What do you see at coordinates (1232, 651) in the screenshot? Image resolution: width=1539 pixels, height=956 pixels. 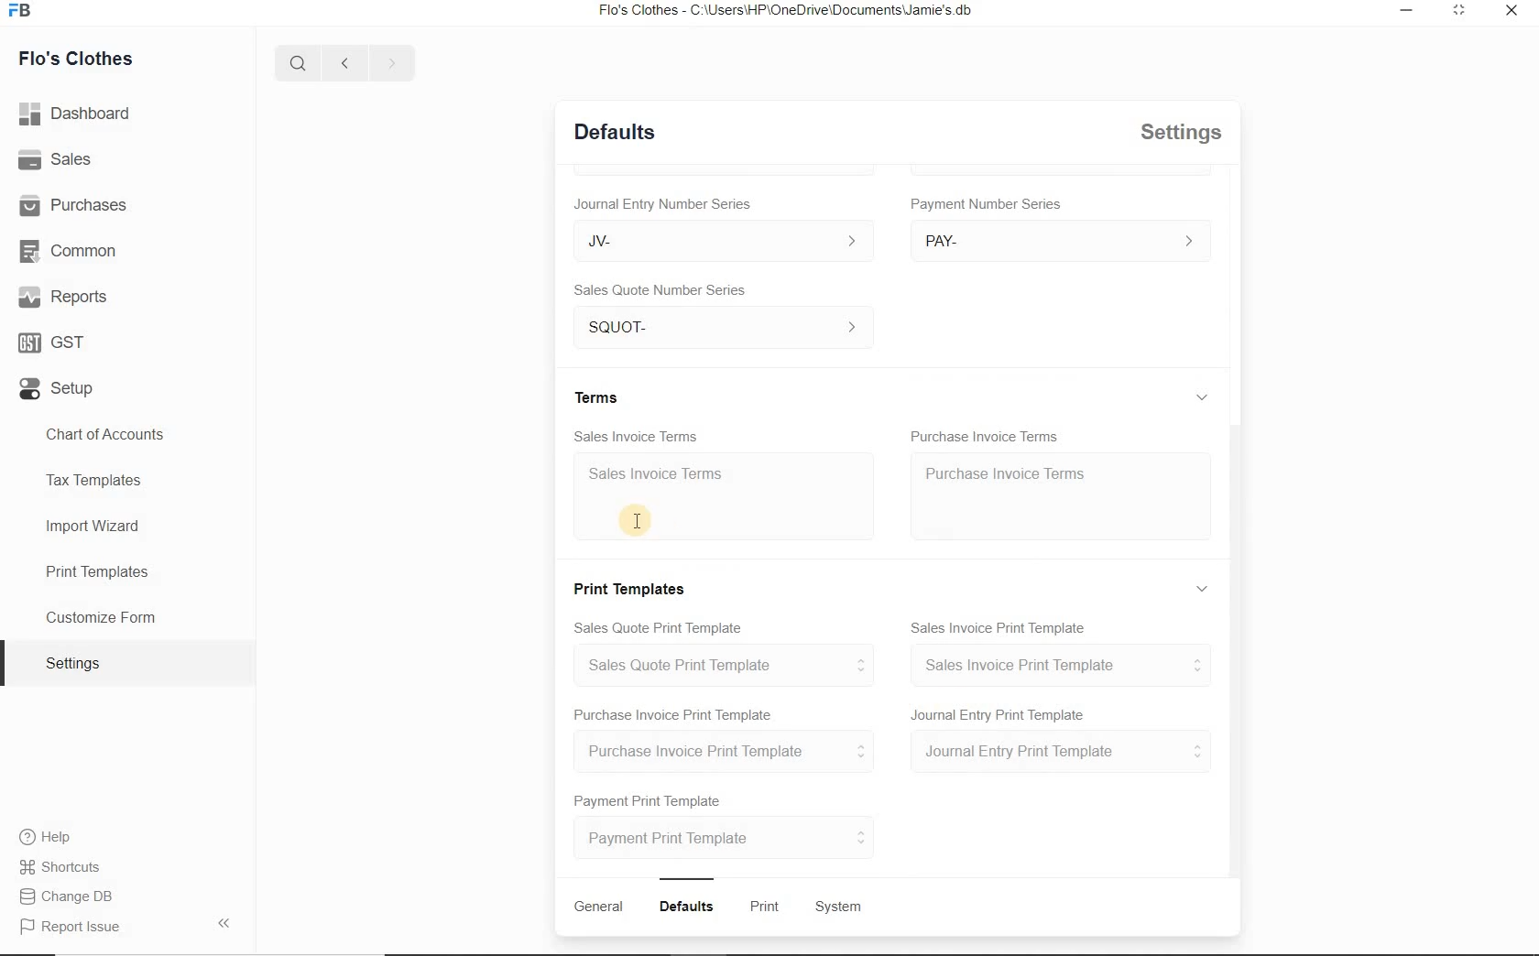 I see `Vertical scroll bar` at bounding box center [1232, 651].